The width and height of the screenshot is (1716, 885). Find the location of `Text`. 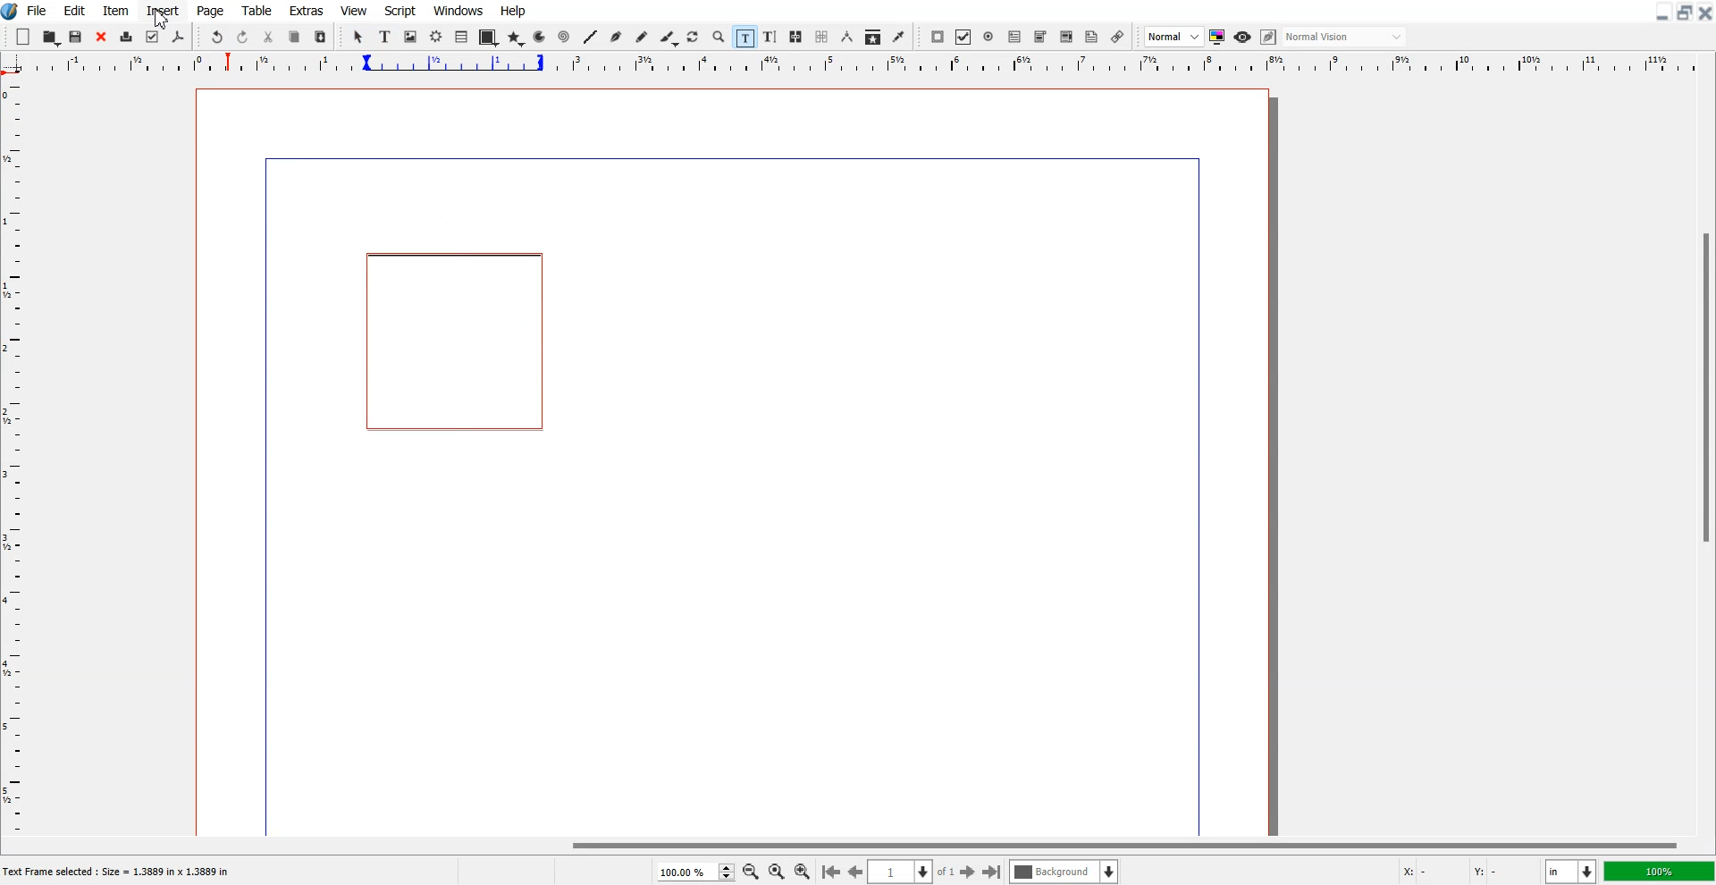

Text is located at coordinates (122, 872).